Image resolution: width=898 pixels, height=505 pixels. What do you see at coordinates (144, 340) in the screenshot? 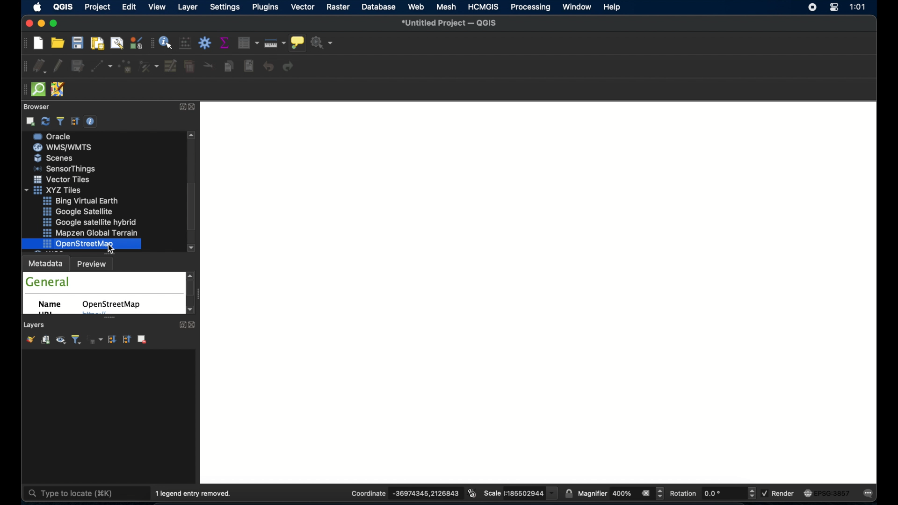
I see `remove layer group` at bounding box center [144, 340].